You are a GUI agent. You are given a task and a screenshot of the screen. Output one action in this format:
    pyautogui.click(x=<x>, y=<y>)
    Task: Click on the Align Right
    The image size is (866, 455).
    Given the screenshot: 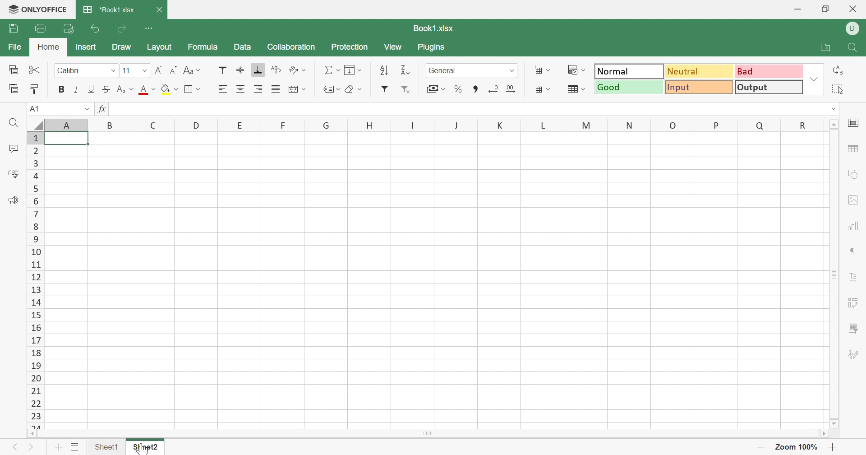 What is the action you would take?
    pyautogui.click(x=259, y=88)
    